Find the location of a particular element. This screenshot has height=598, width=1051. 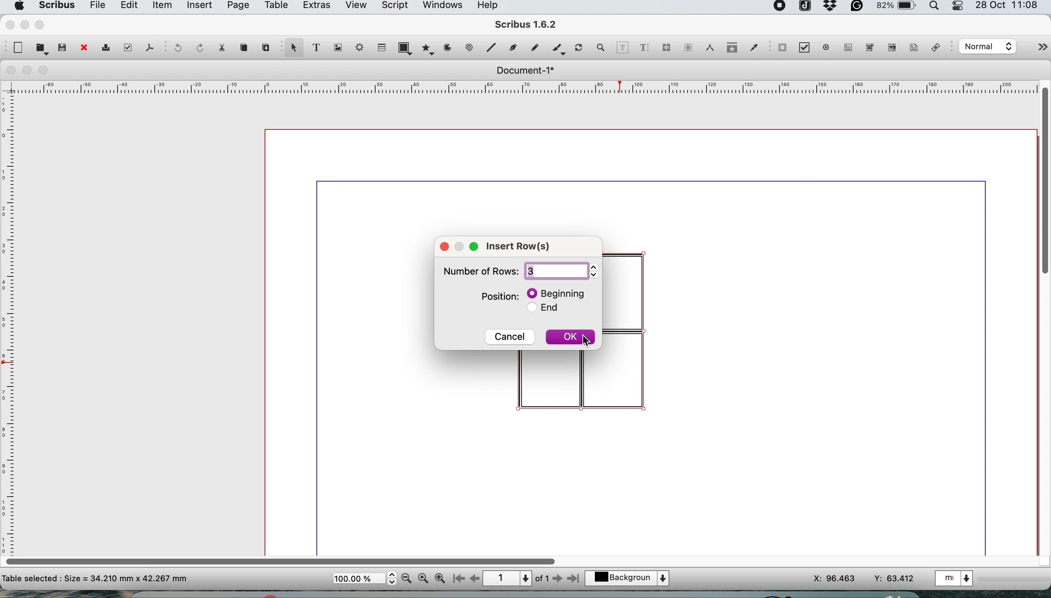

text frame is located at coordinates (315, 49).